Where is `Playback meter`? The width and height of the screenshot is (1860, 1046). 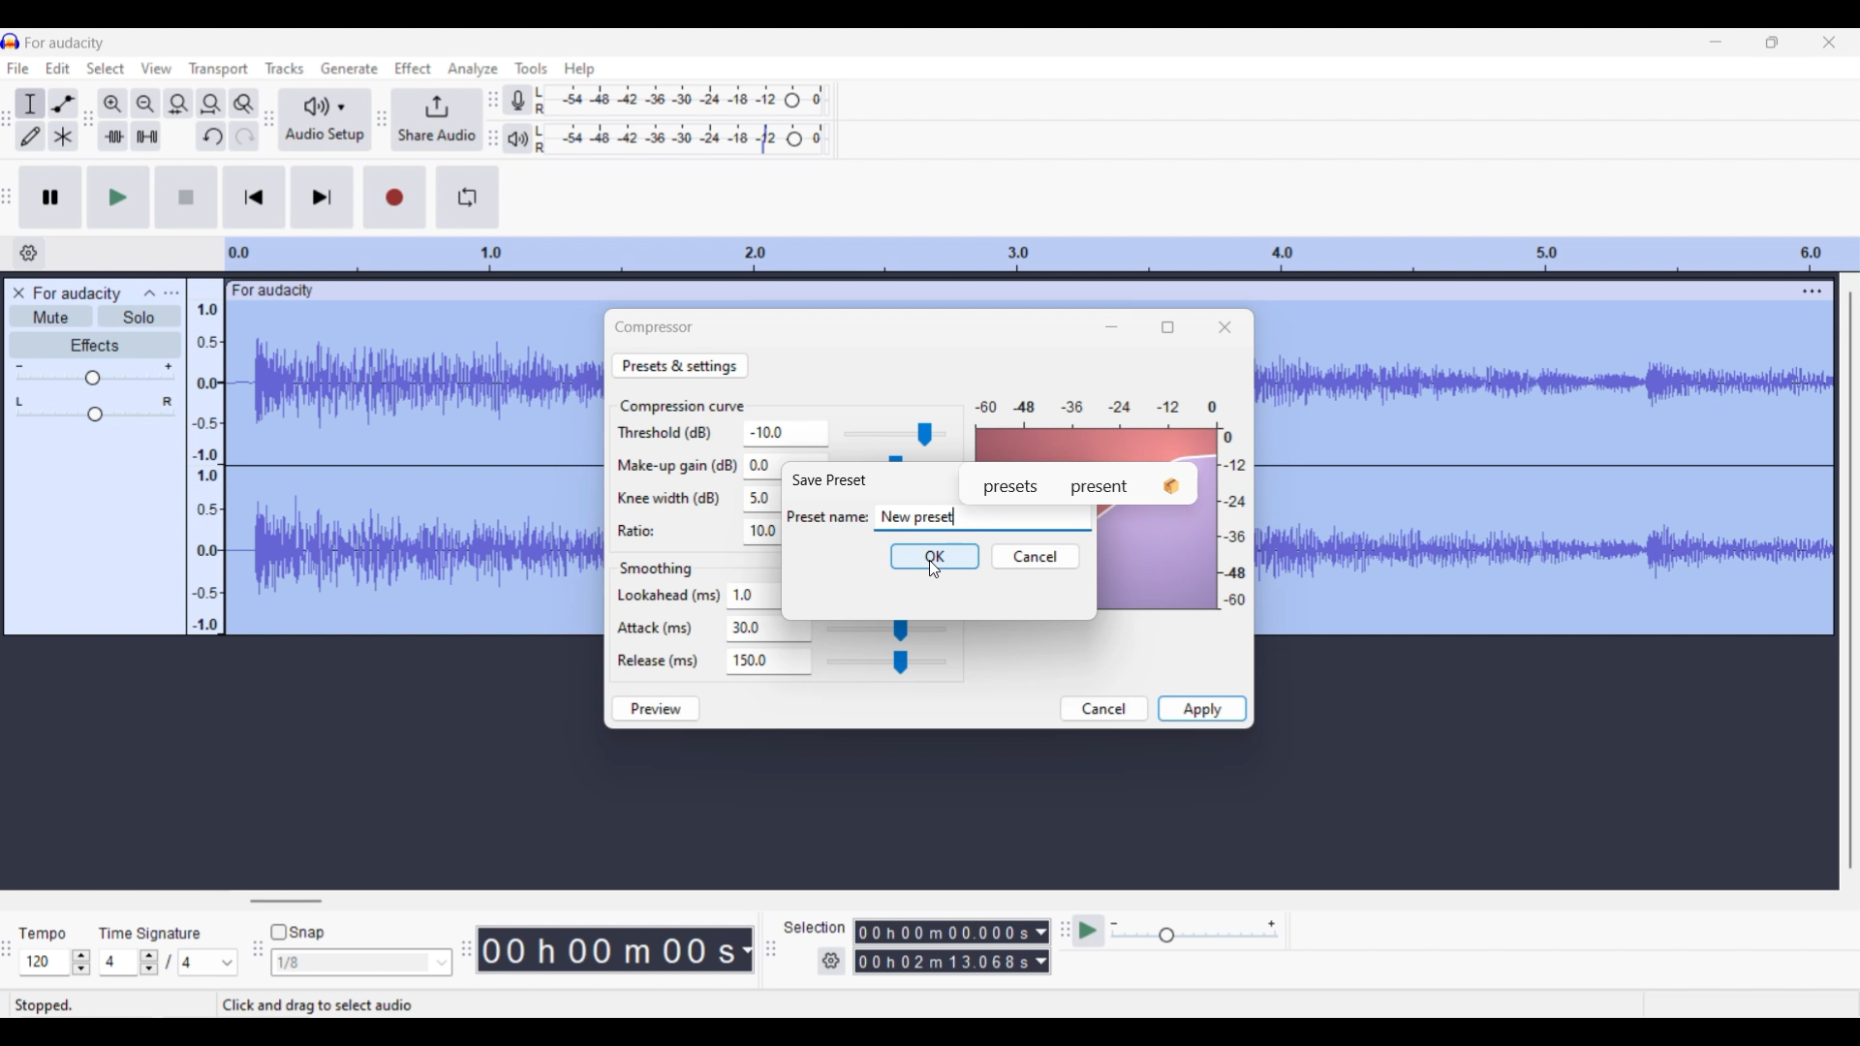
Playback meter is located at coordinates (517, 139).